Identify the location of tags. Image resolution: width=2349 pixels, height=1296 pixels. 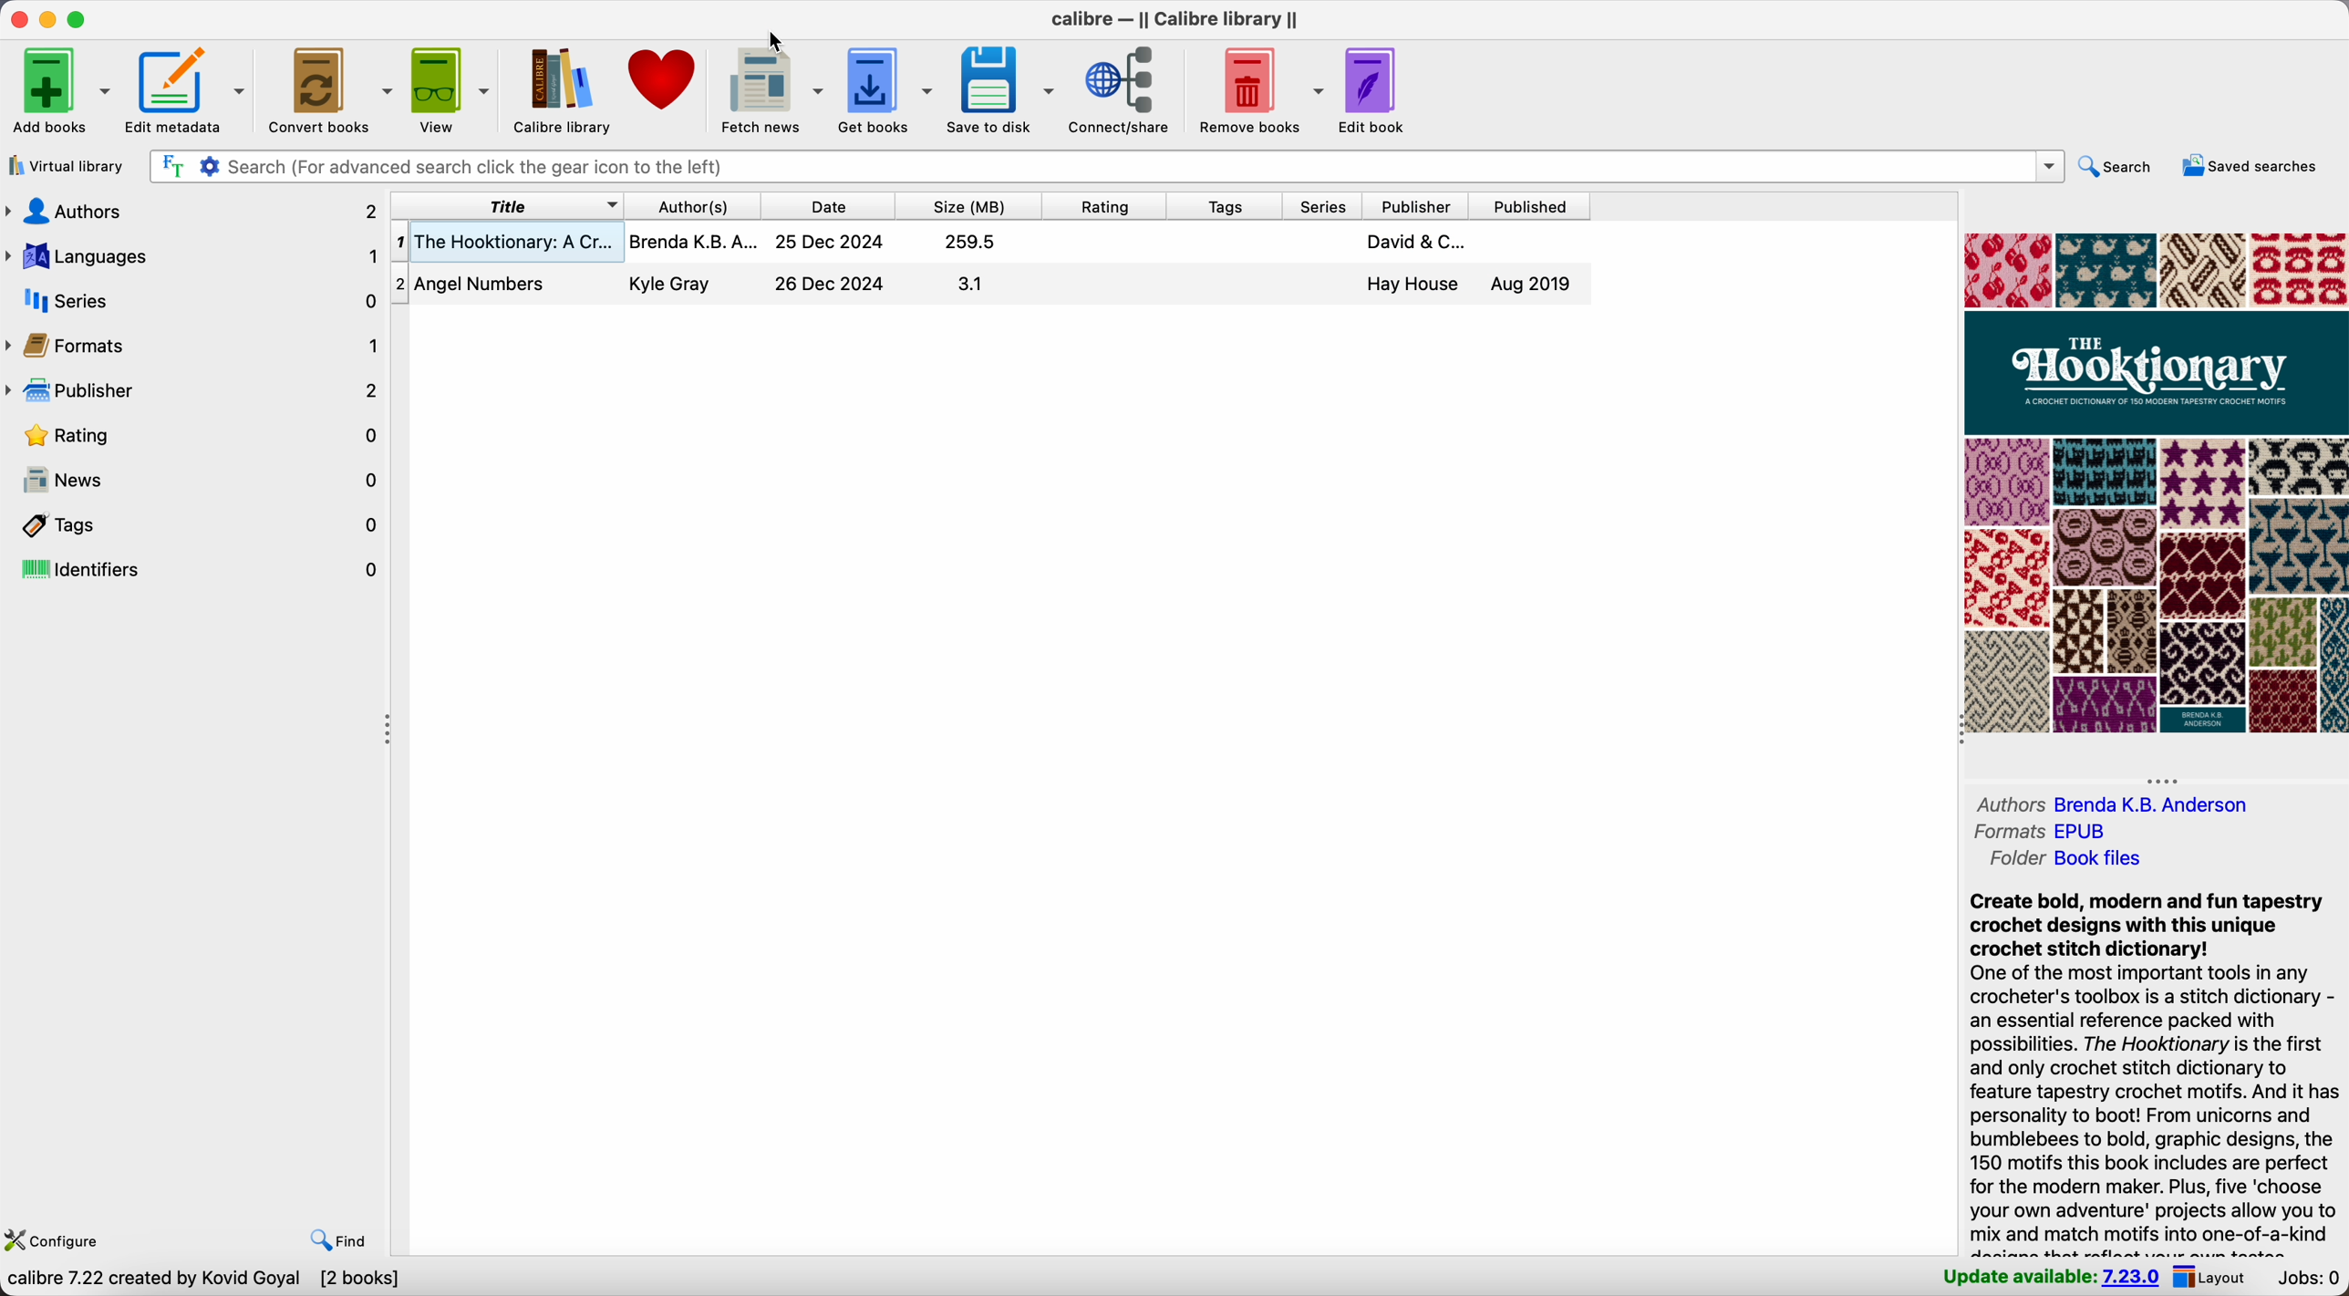
(1225, 205).